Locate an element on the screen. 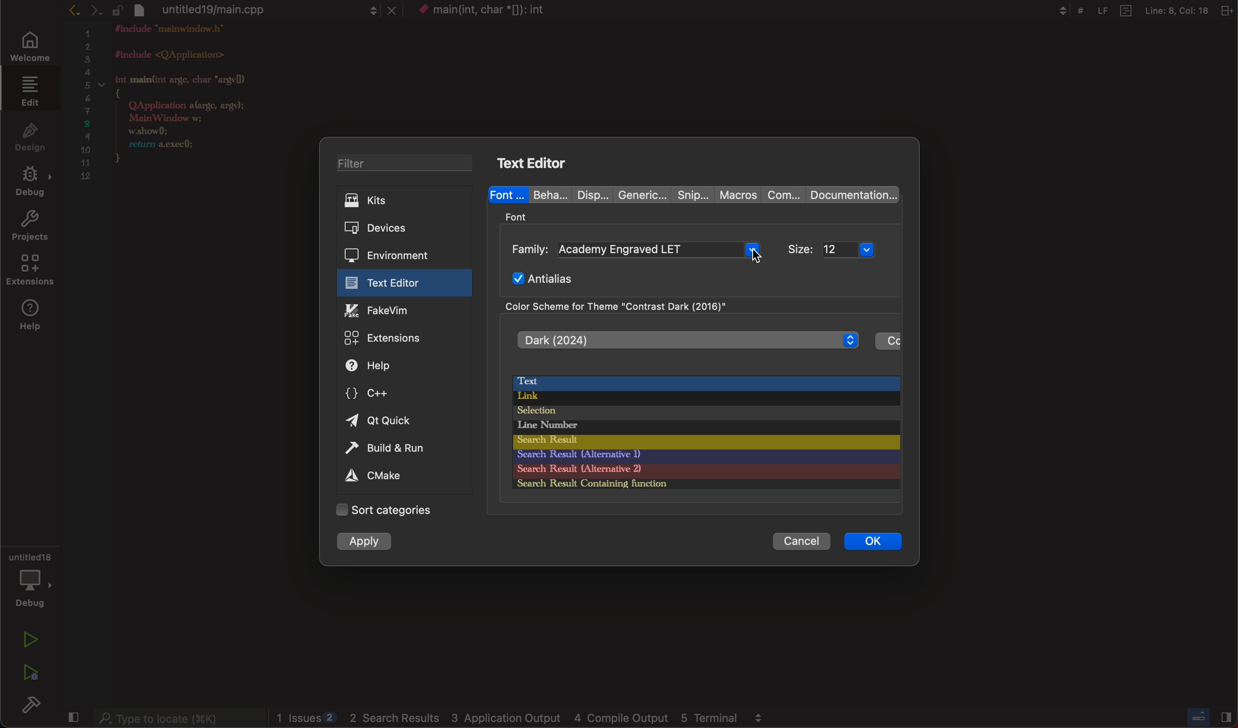 Image resolution: width=1238 pixels, height=728 pixels. close sidebar is located at coordinates (1211, 718).